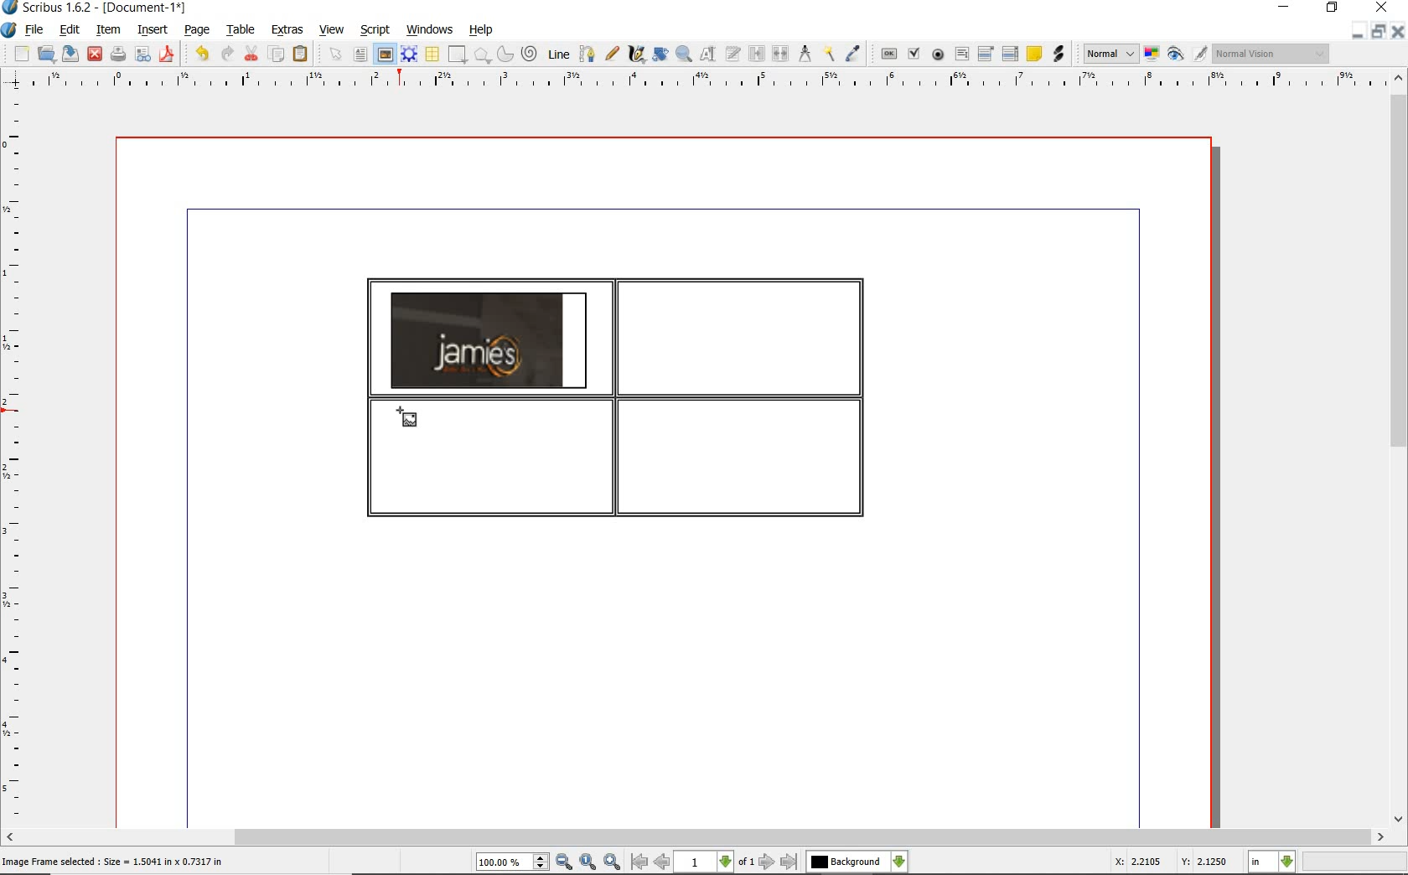 The height and width of the screenshot is (875, 1408). I want to click on render frame, so click(409, 53).